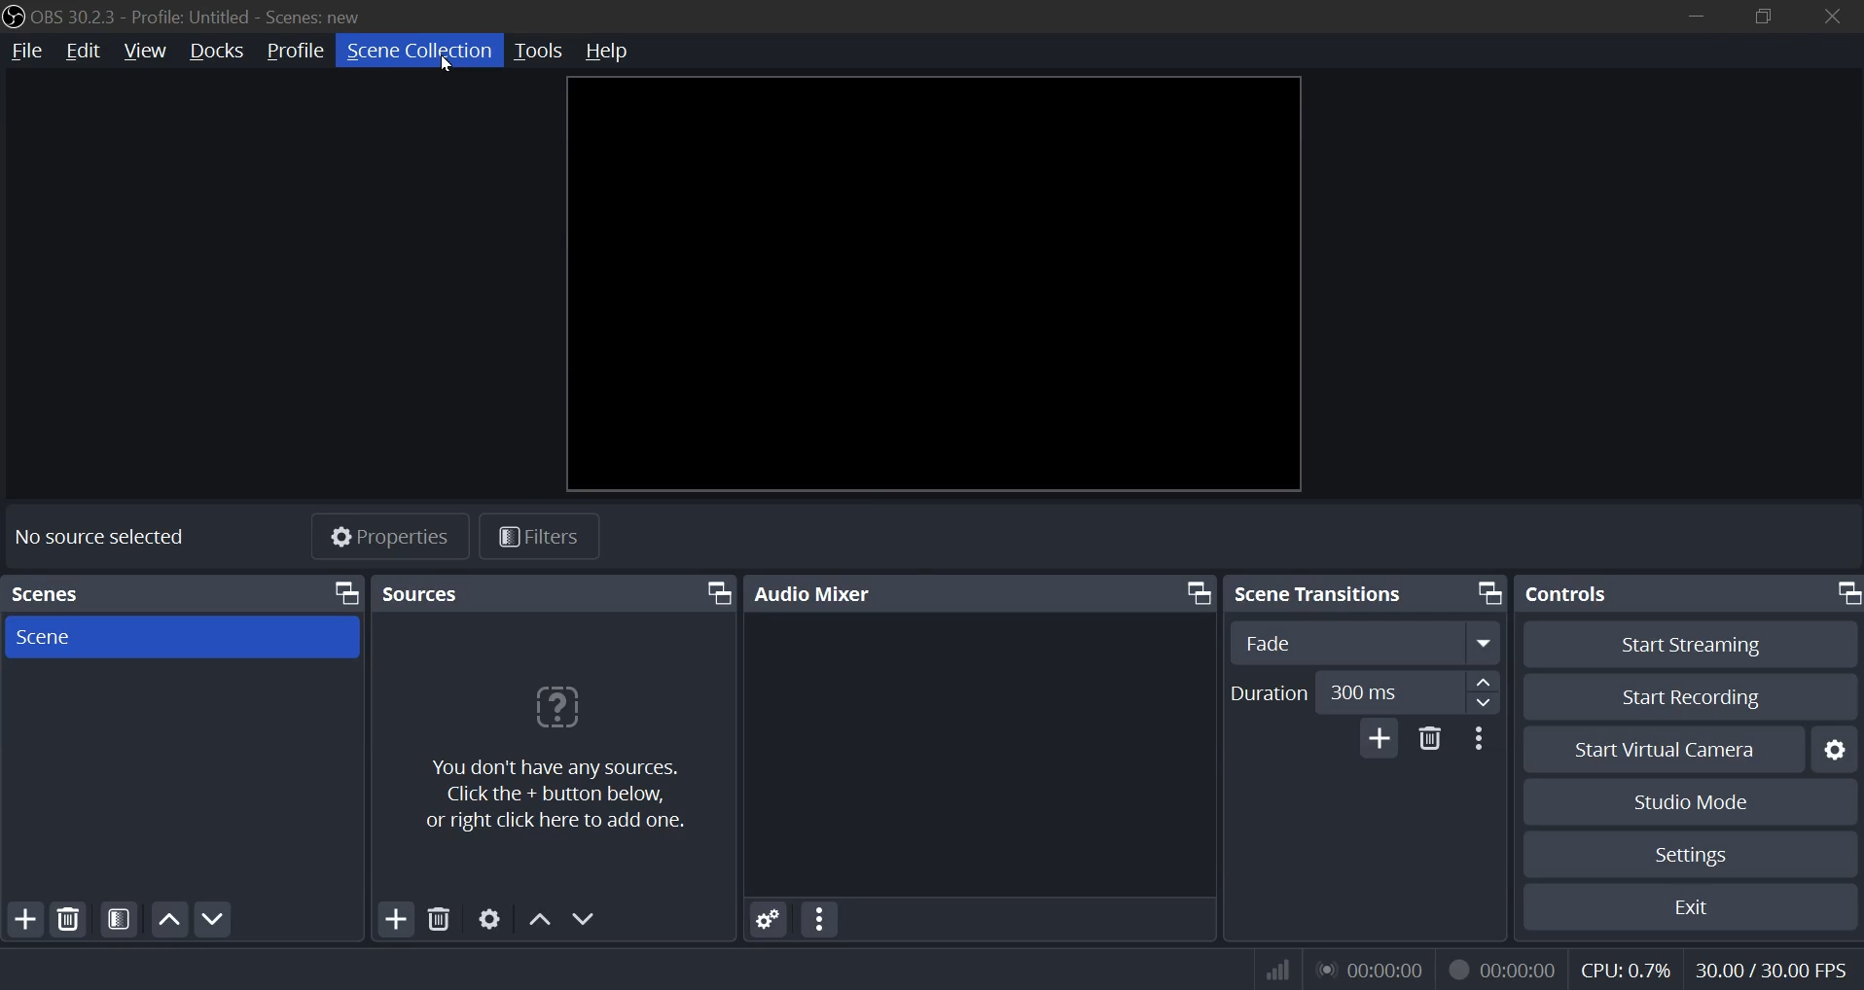 This screenshot has height=990, width=1864. Describe the element at coordinates (1665, 749) in the screenshot. I see `start virtual camera` at that location.